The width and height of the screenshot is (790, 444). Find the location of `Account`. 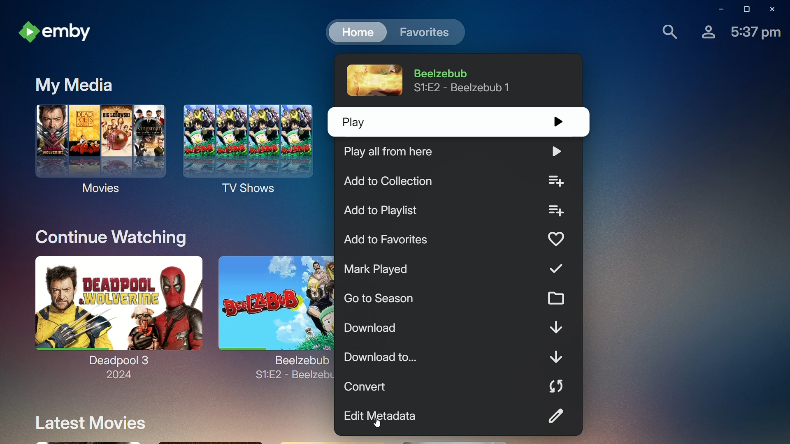

Account is located at coordinates (704, 33).